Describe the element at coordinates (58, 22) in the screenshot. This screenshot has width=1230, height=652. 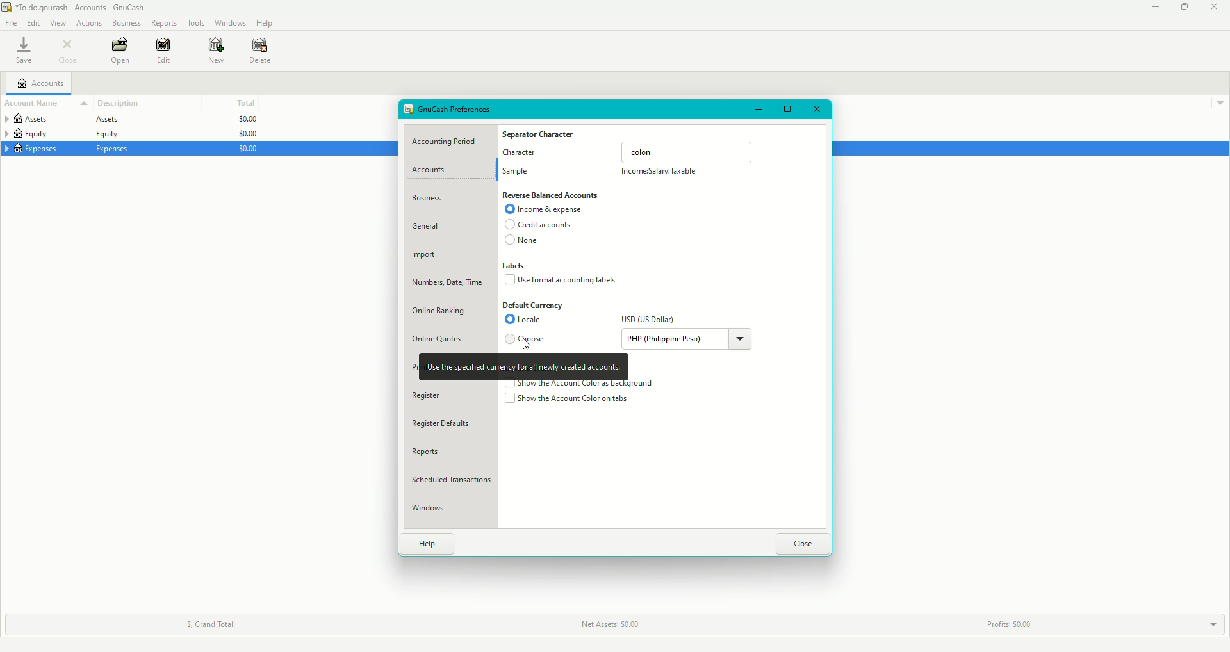
I see `View` at that location.